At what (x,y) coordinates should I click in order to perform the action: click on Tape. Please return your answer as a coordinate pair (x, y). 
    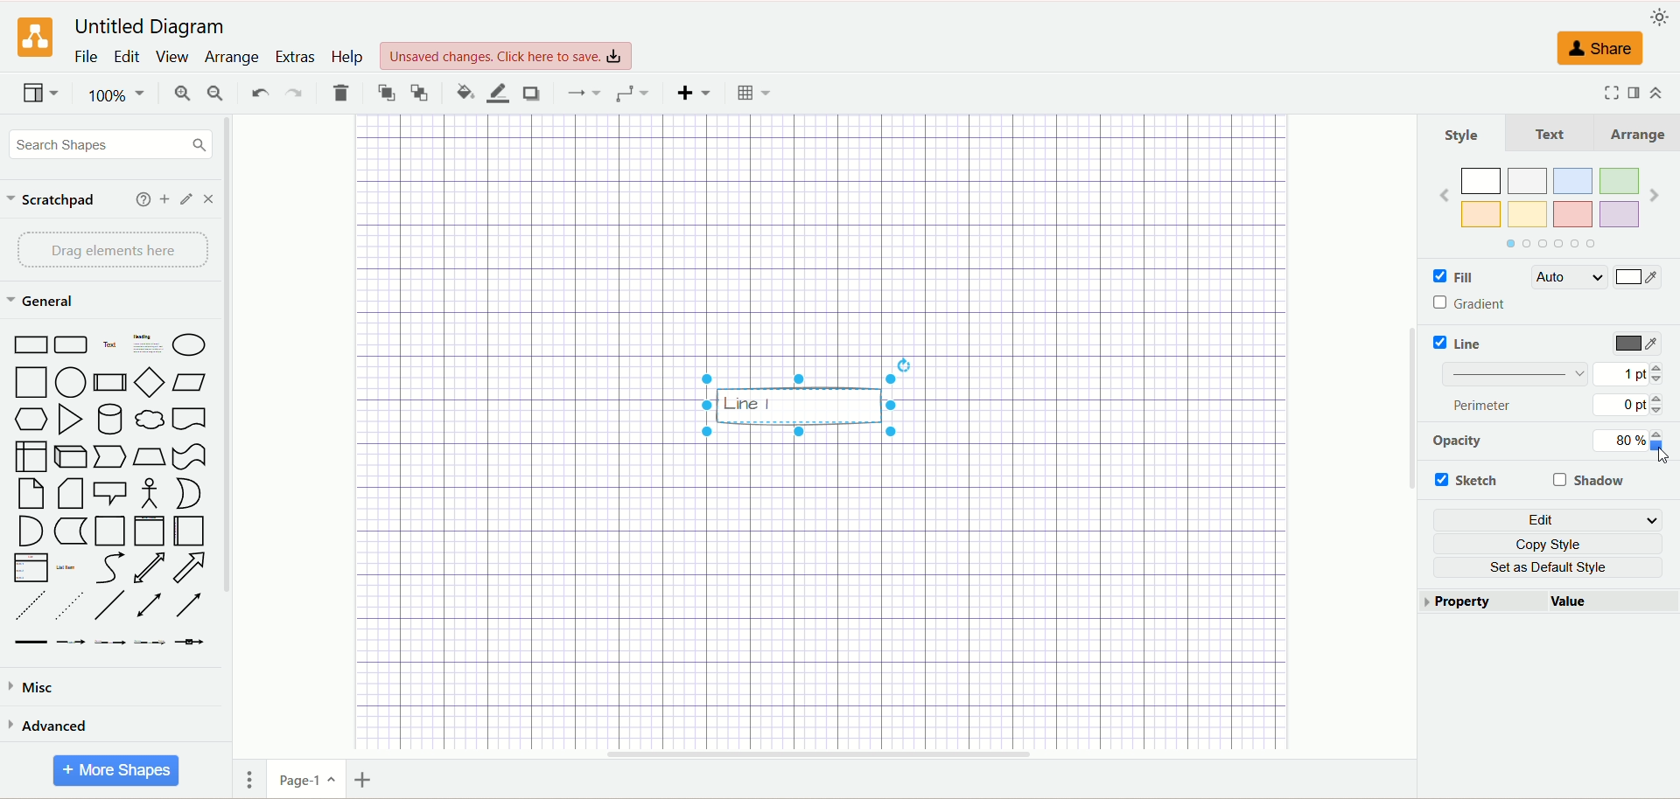
    Looking at the image, I should click on (189, 456).